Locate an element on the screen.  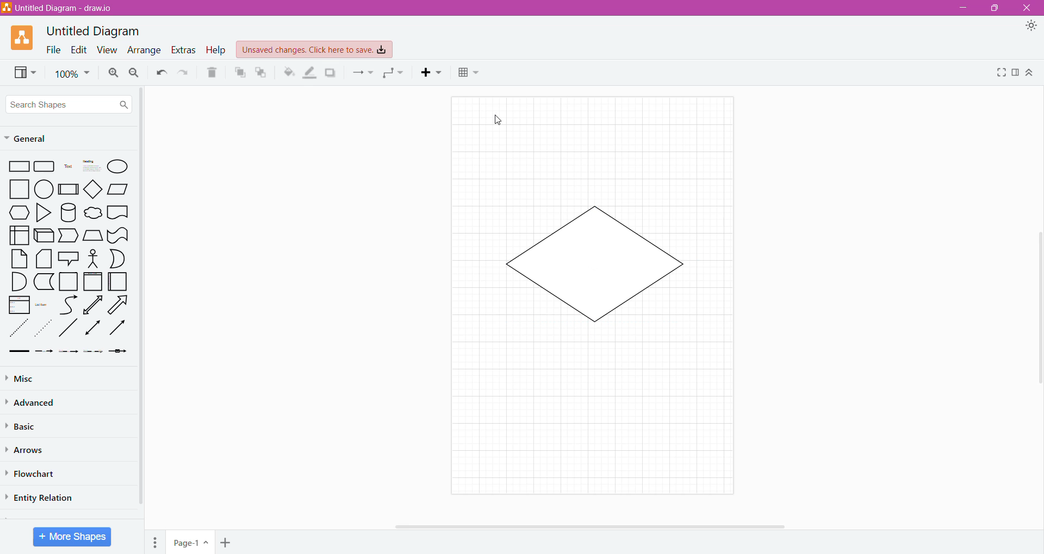
Cylinder is located at coordinates (69, 213).